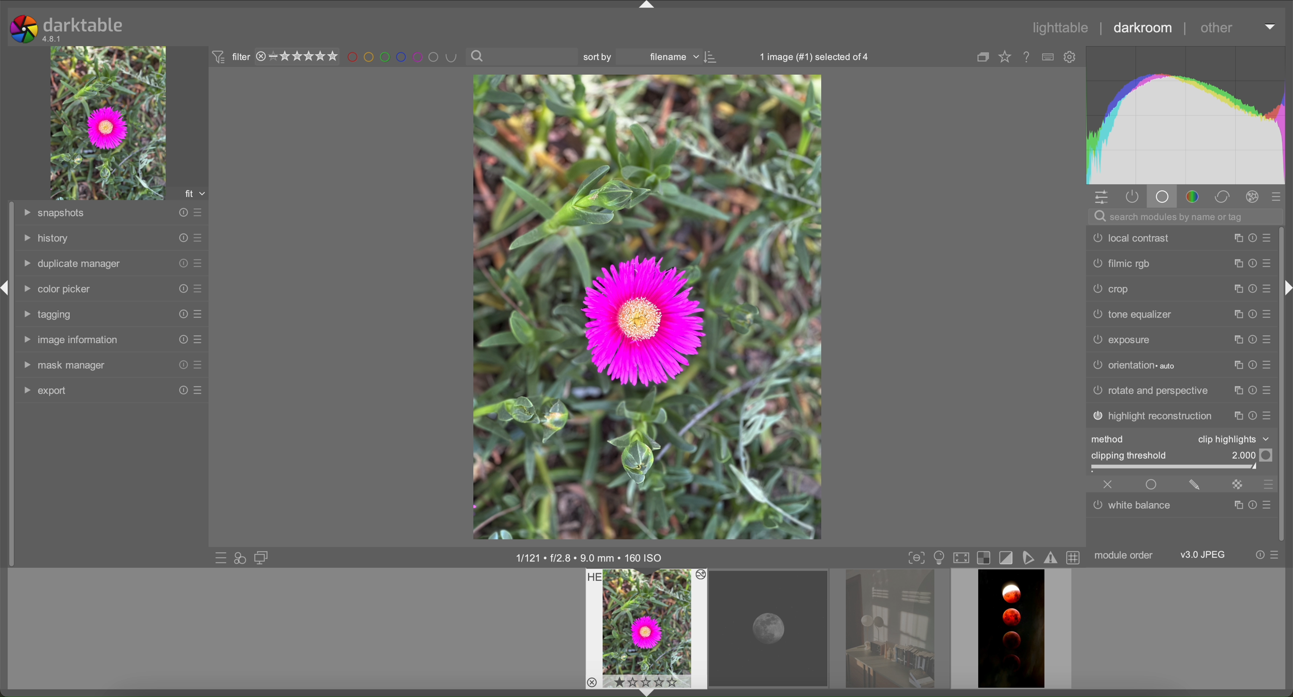 This screenshot has height=697, width=1293. Describe the element at coordinates (1027, 58) in the screenshot. I see `online help` at that location.